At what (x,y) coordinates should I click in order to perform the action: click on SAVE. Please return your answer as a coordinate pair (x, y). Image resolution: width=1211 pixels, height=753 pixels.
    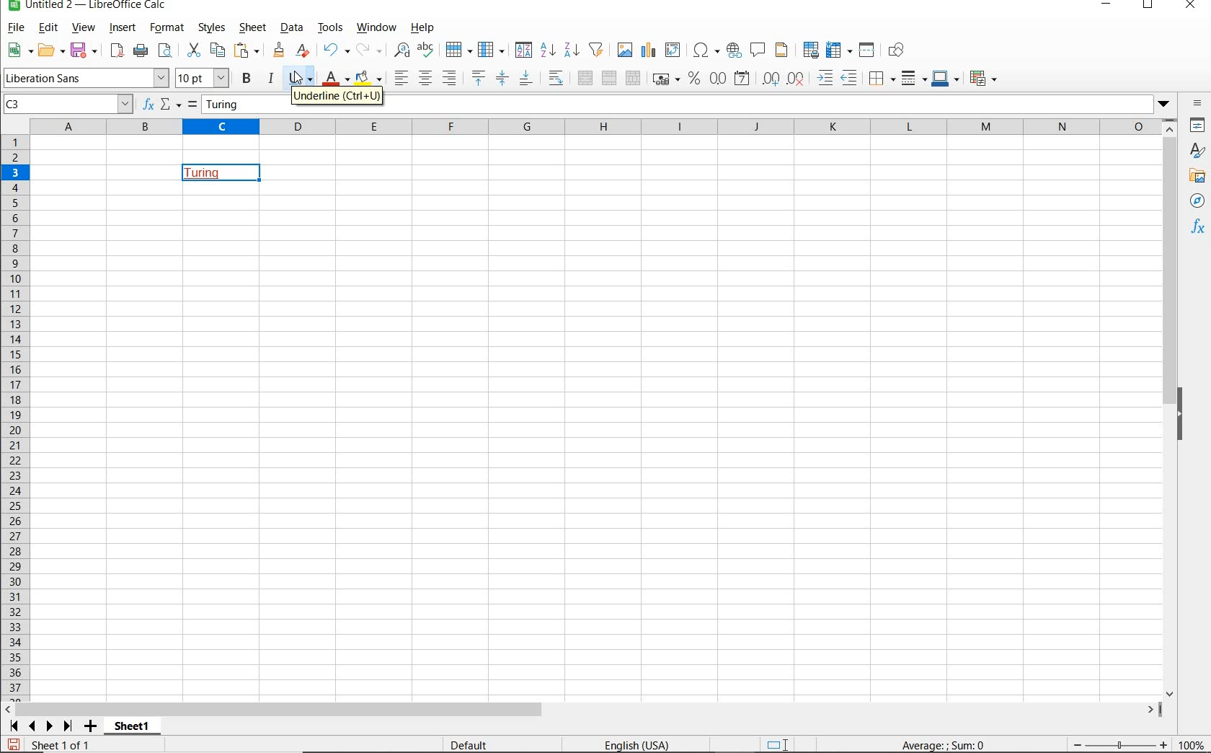
    Looking at the image, I should click on (84, 49).